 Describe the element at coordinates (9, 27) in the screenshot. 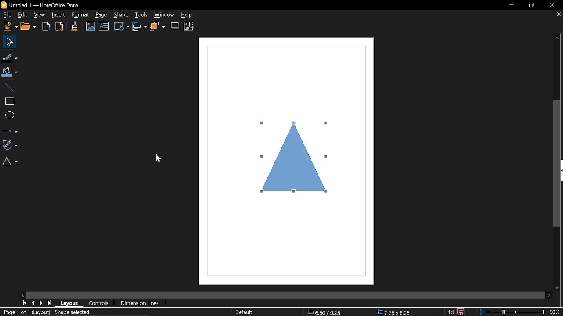

I see `New` at that location.